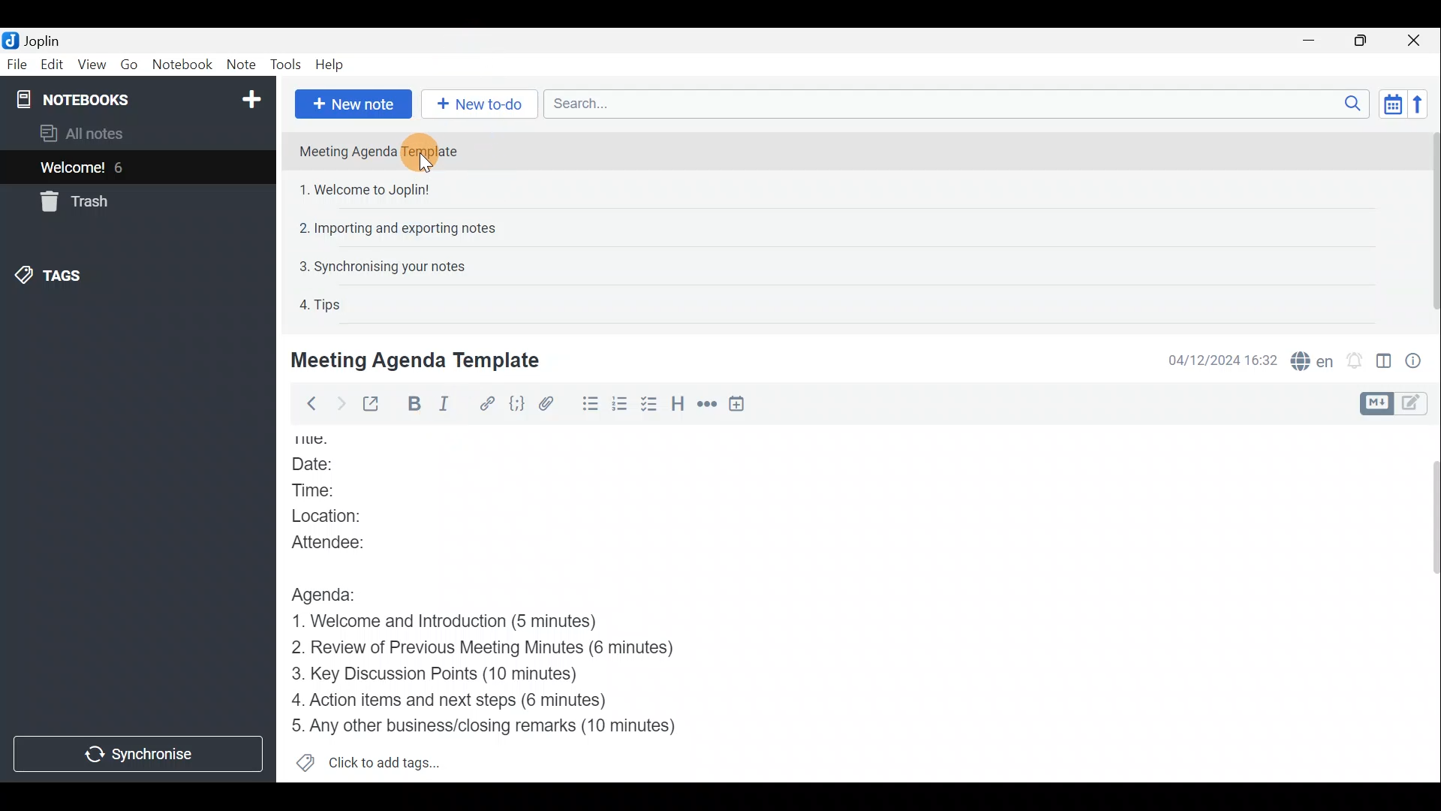 Image resolution: width=1441 pixels, height=811 pixels. I want to click on Set alarm, so click(1356, 360).